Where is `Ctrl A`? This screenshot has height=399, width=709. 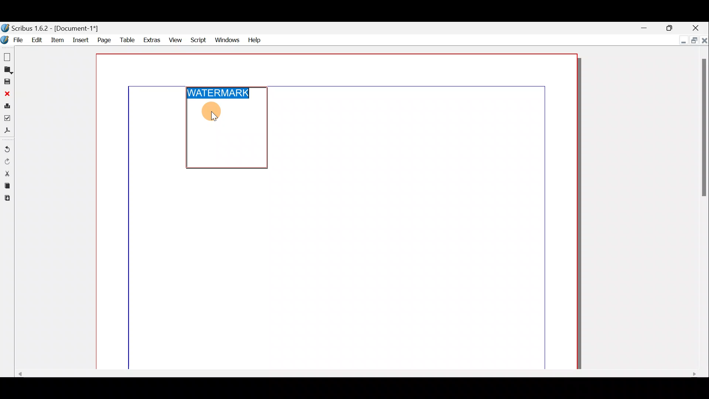
Ctrl A is located at coordinates (222, 93).